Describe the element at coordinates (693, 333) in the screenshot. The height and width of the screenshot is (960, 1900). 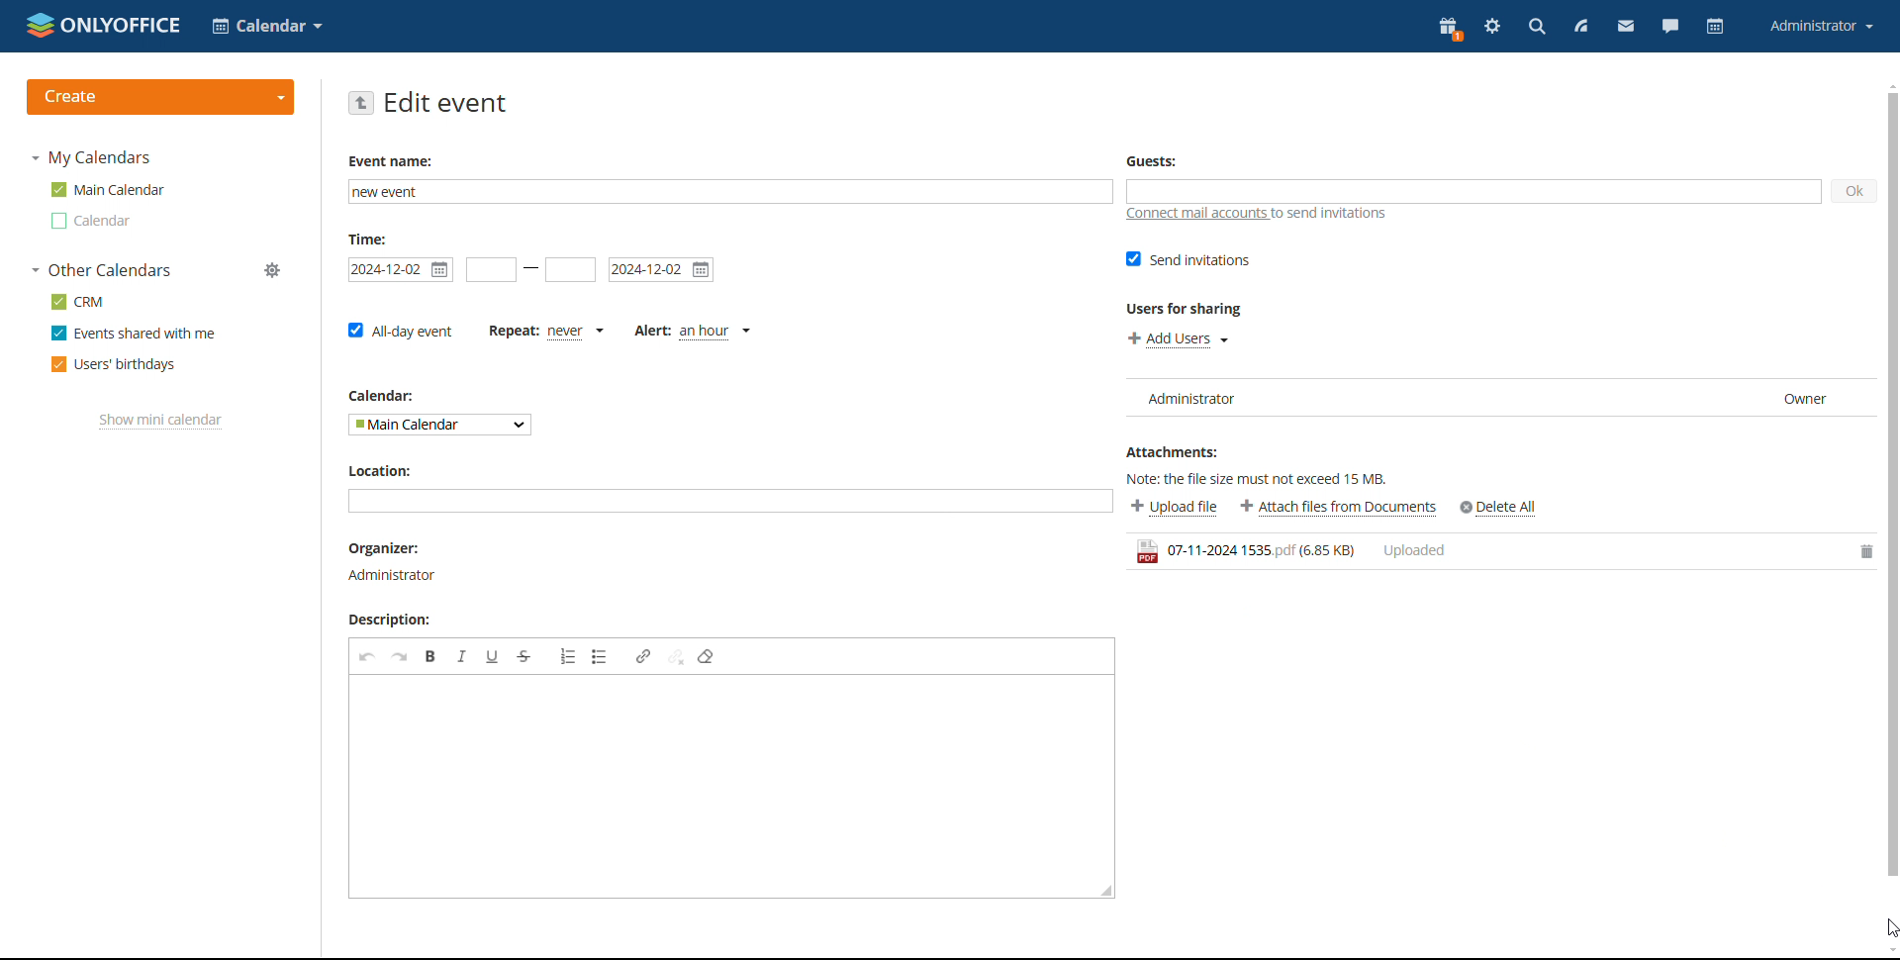
I see `alert type` at that location.